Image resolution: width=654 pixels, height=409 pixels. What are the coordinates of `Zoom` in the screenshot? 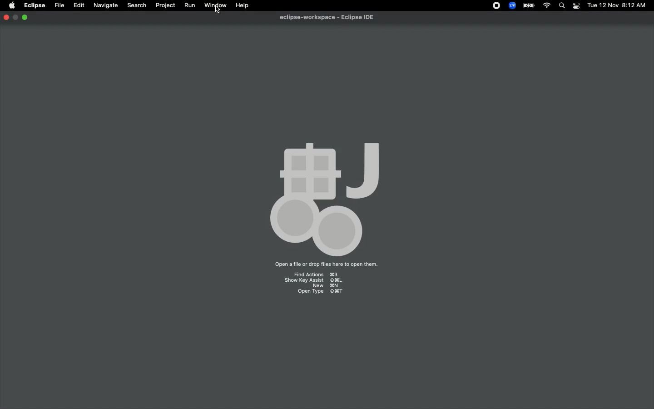 It's located at (511, 5).